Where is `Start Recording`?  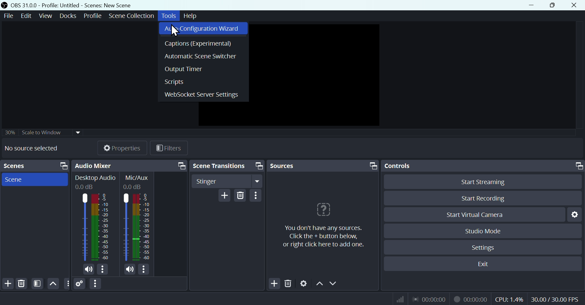 Start Recording is located at coordinates (482, 198).